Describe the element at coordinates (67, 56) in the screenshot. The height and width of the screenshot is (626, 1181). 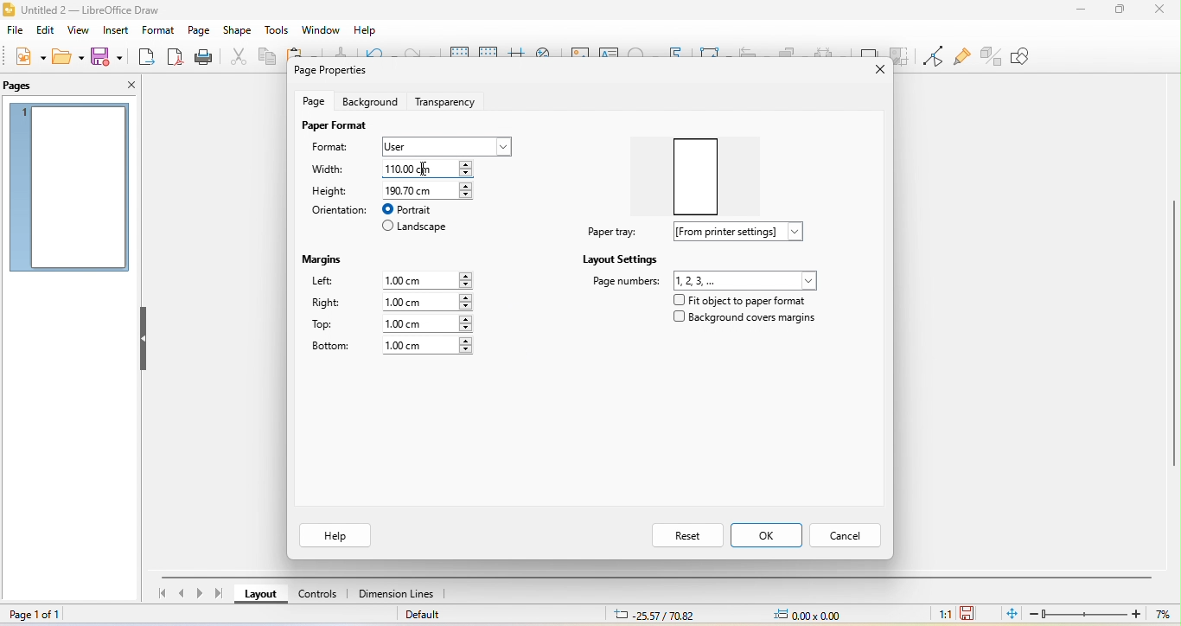
I see `open` at that location.